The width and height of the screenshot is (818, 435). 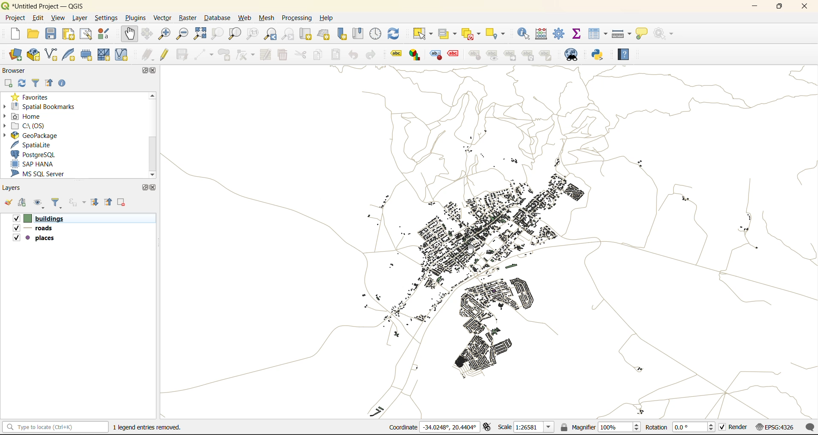 I want to click on log messages, so click(x=810, y=427).